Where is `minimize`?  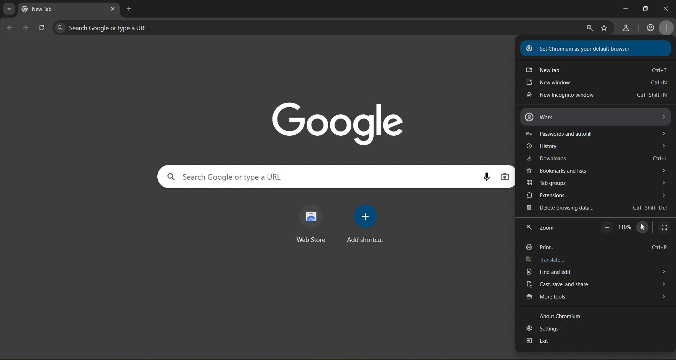
minimize is located at coordinates (623, 9).